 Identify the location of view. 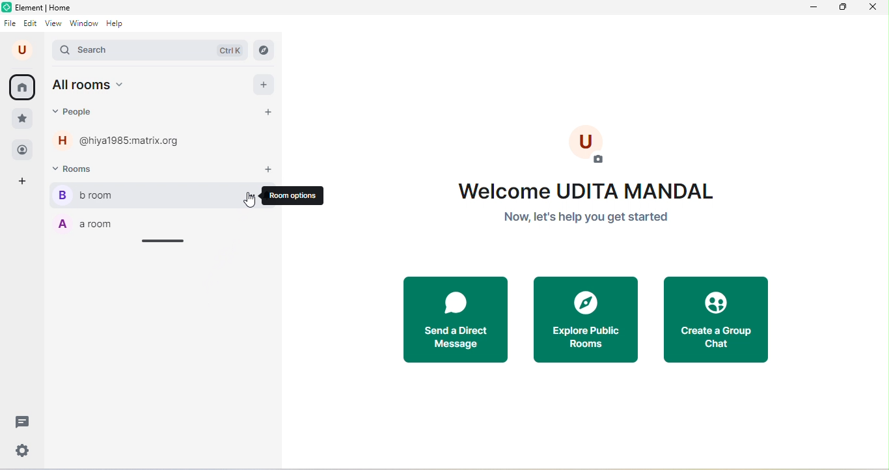
(52, 23).